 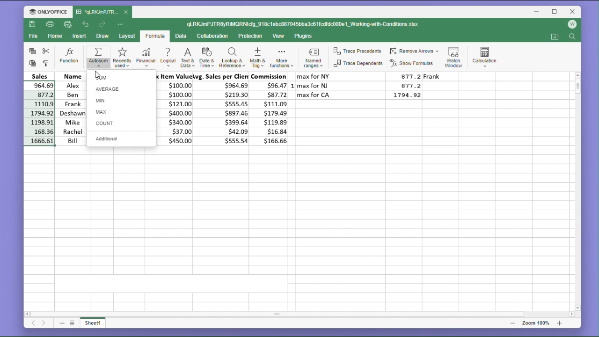 What do you see at coordinates (578, 308) in the screenshot?
I see `scroll down` at bounding box center [578, 308].